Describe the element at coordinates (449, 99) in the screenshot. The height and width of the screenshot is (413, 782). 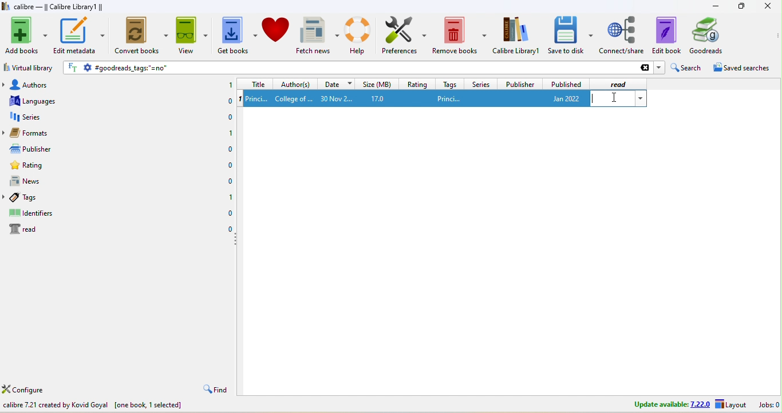
I see `princi` at that location.